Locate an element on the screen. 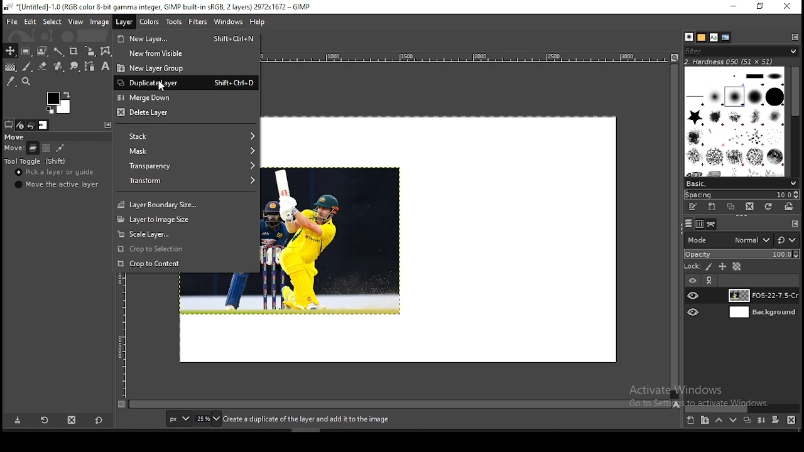 The width and height of the screenshot is (804, 452). fonts is located at coordinates (714, 37).